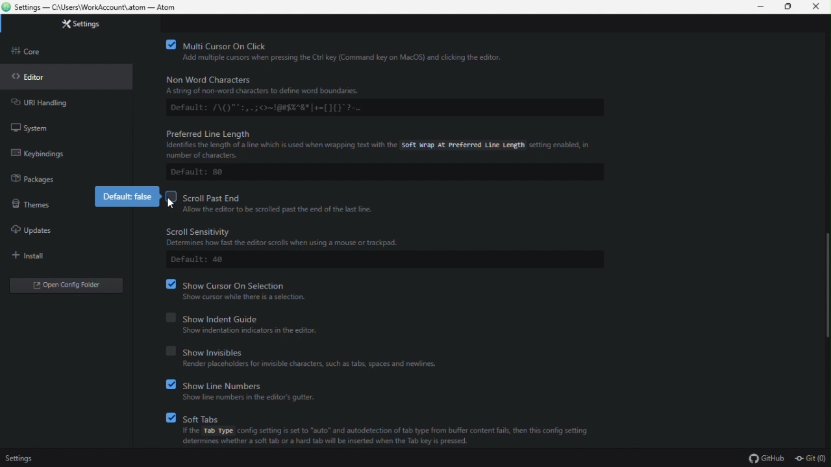  Describe the element at coordinates (313, 352) in the screenshot. I see `show invisibles` at that location.